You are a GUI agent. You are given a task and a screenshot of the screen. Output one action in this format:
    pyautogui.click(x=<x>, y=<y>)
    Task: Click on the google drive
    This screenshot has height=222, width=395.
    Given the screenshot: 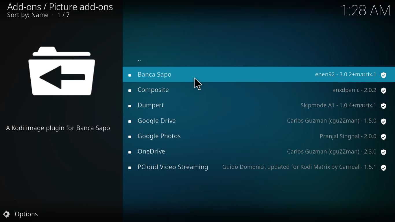 What is the action you would take?
    pyautogui.click(x=155, y=122)
    